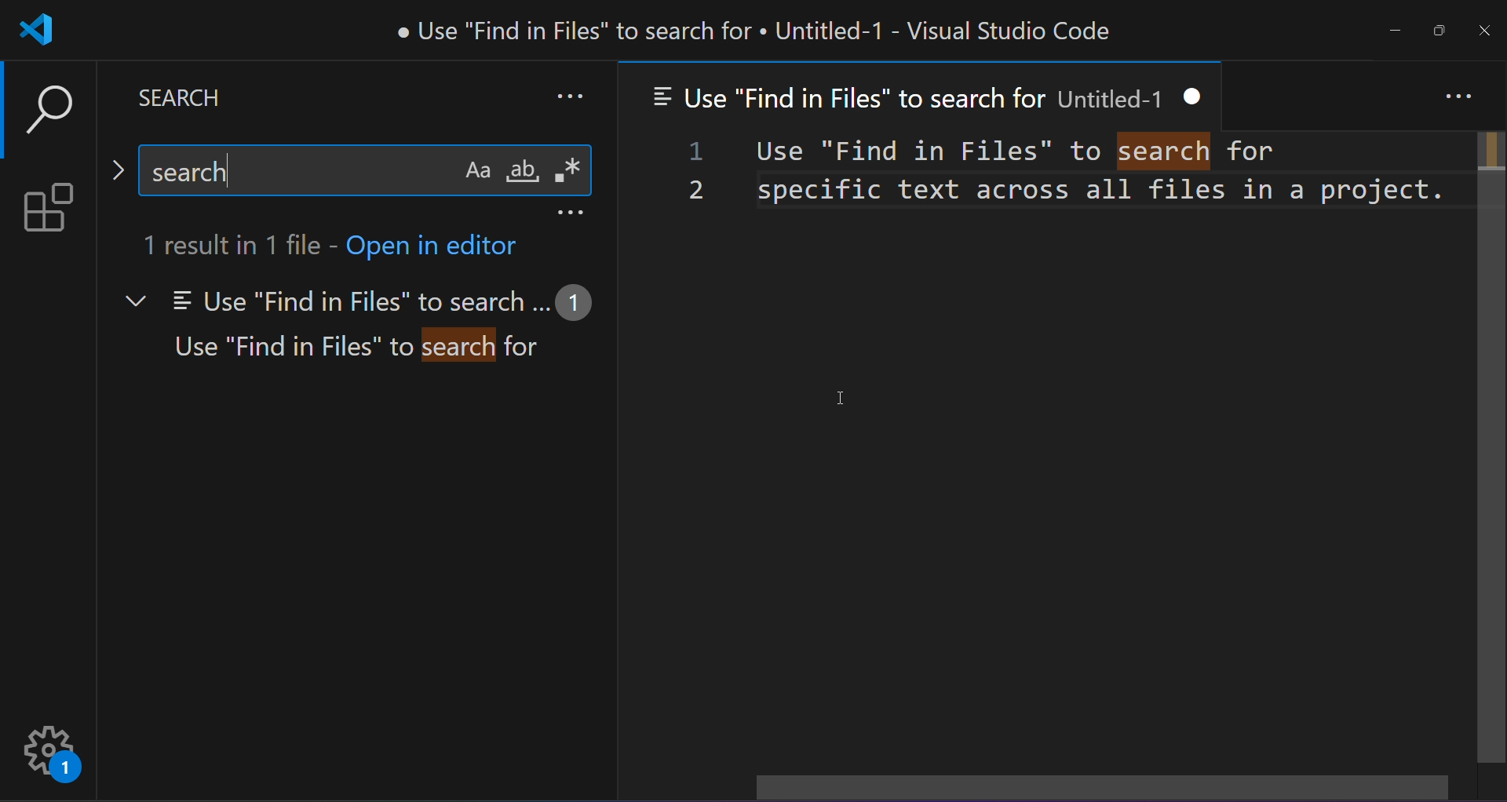 Image resolution: width=1507 pixels, height=802 pixels. I want to click on more search option, so click(568, 98).